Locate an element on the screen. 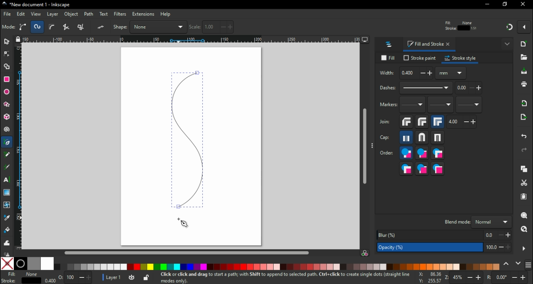 The height and width of the screenshot is (284, 533). shortcuts and notifications is located at coordinates (283, 277).